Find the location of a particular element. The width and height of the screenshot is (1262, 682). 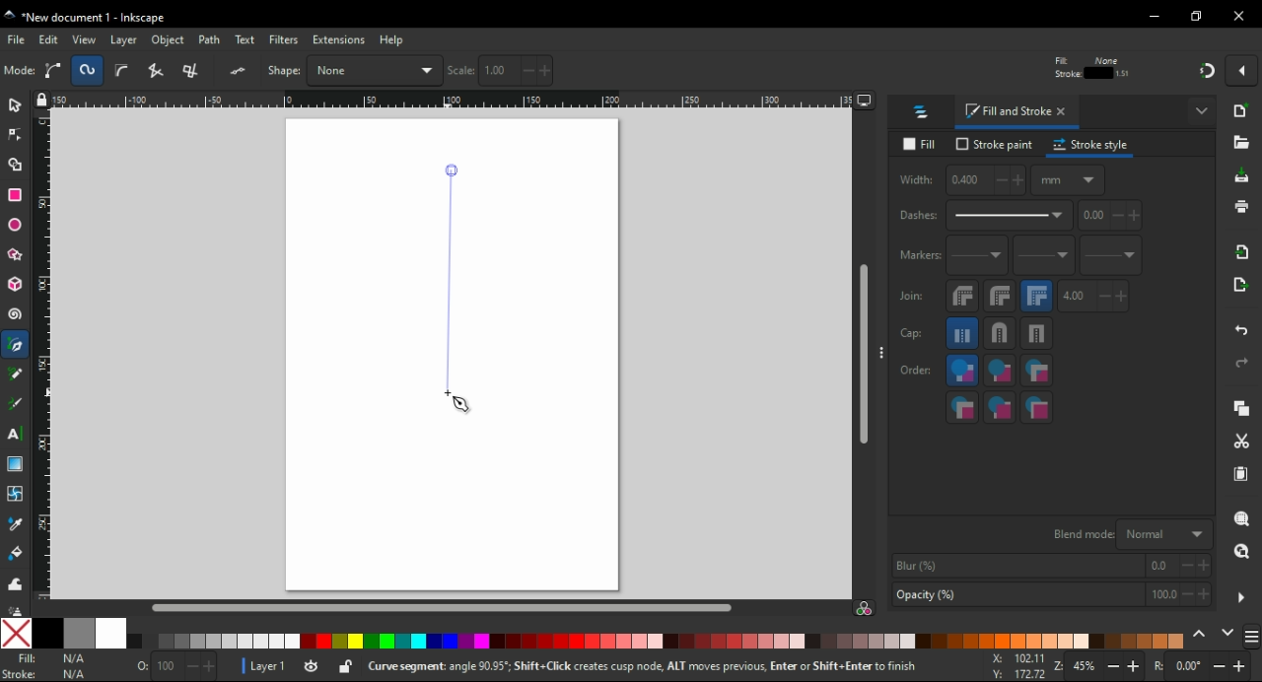

measurement unit is located at coordinates (998, 70).